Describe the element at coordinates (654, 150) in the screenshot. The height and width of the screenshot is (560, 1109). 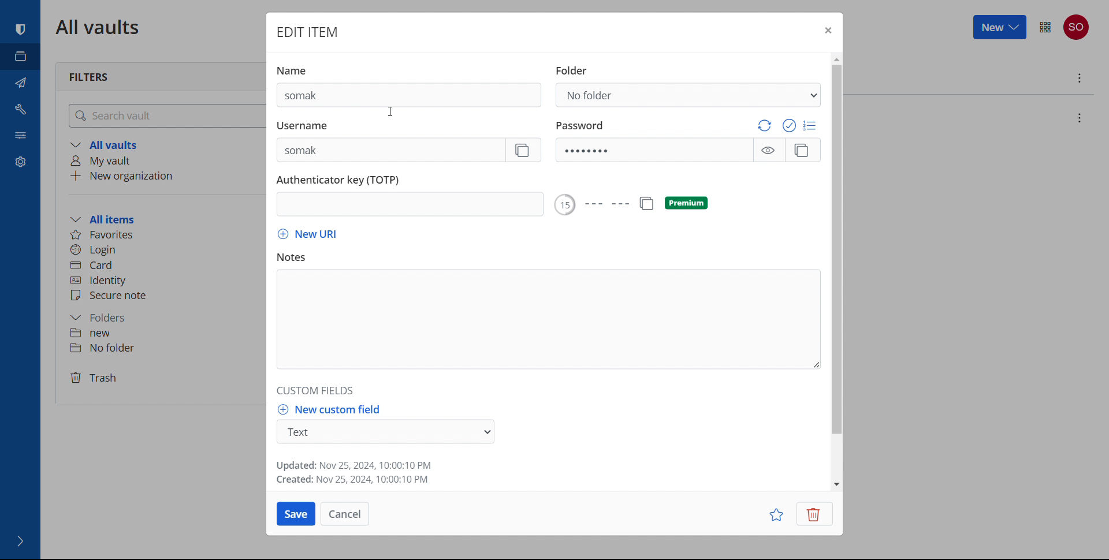
I see ` password` at that location.